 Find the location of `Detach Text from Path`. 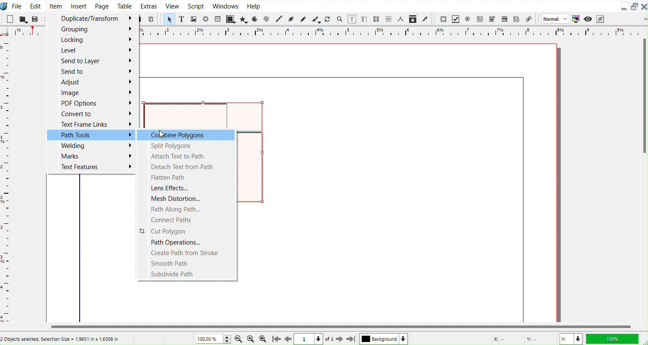

Detach Text from Path is located at coordinates (186, 166).